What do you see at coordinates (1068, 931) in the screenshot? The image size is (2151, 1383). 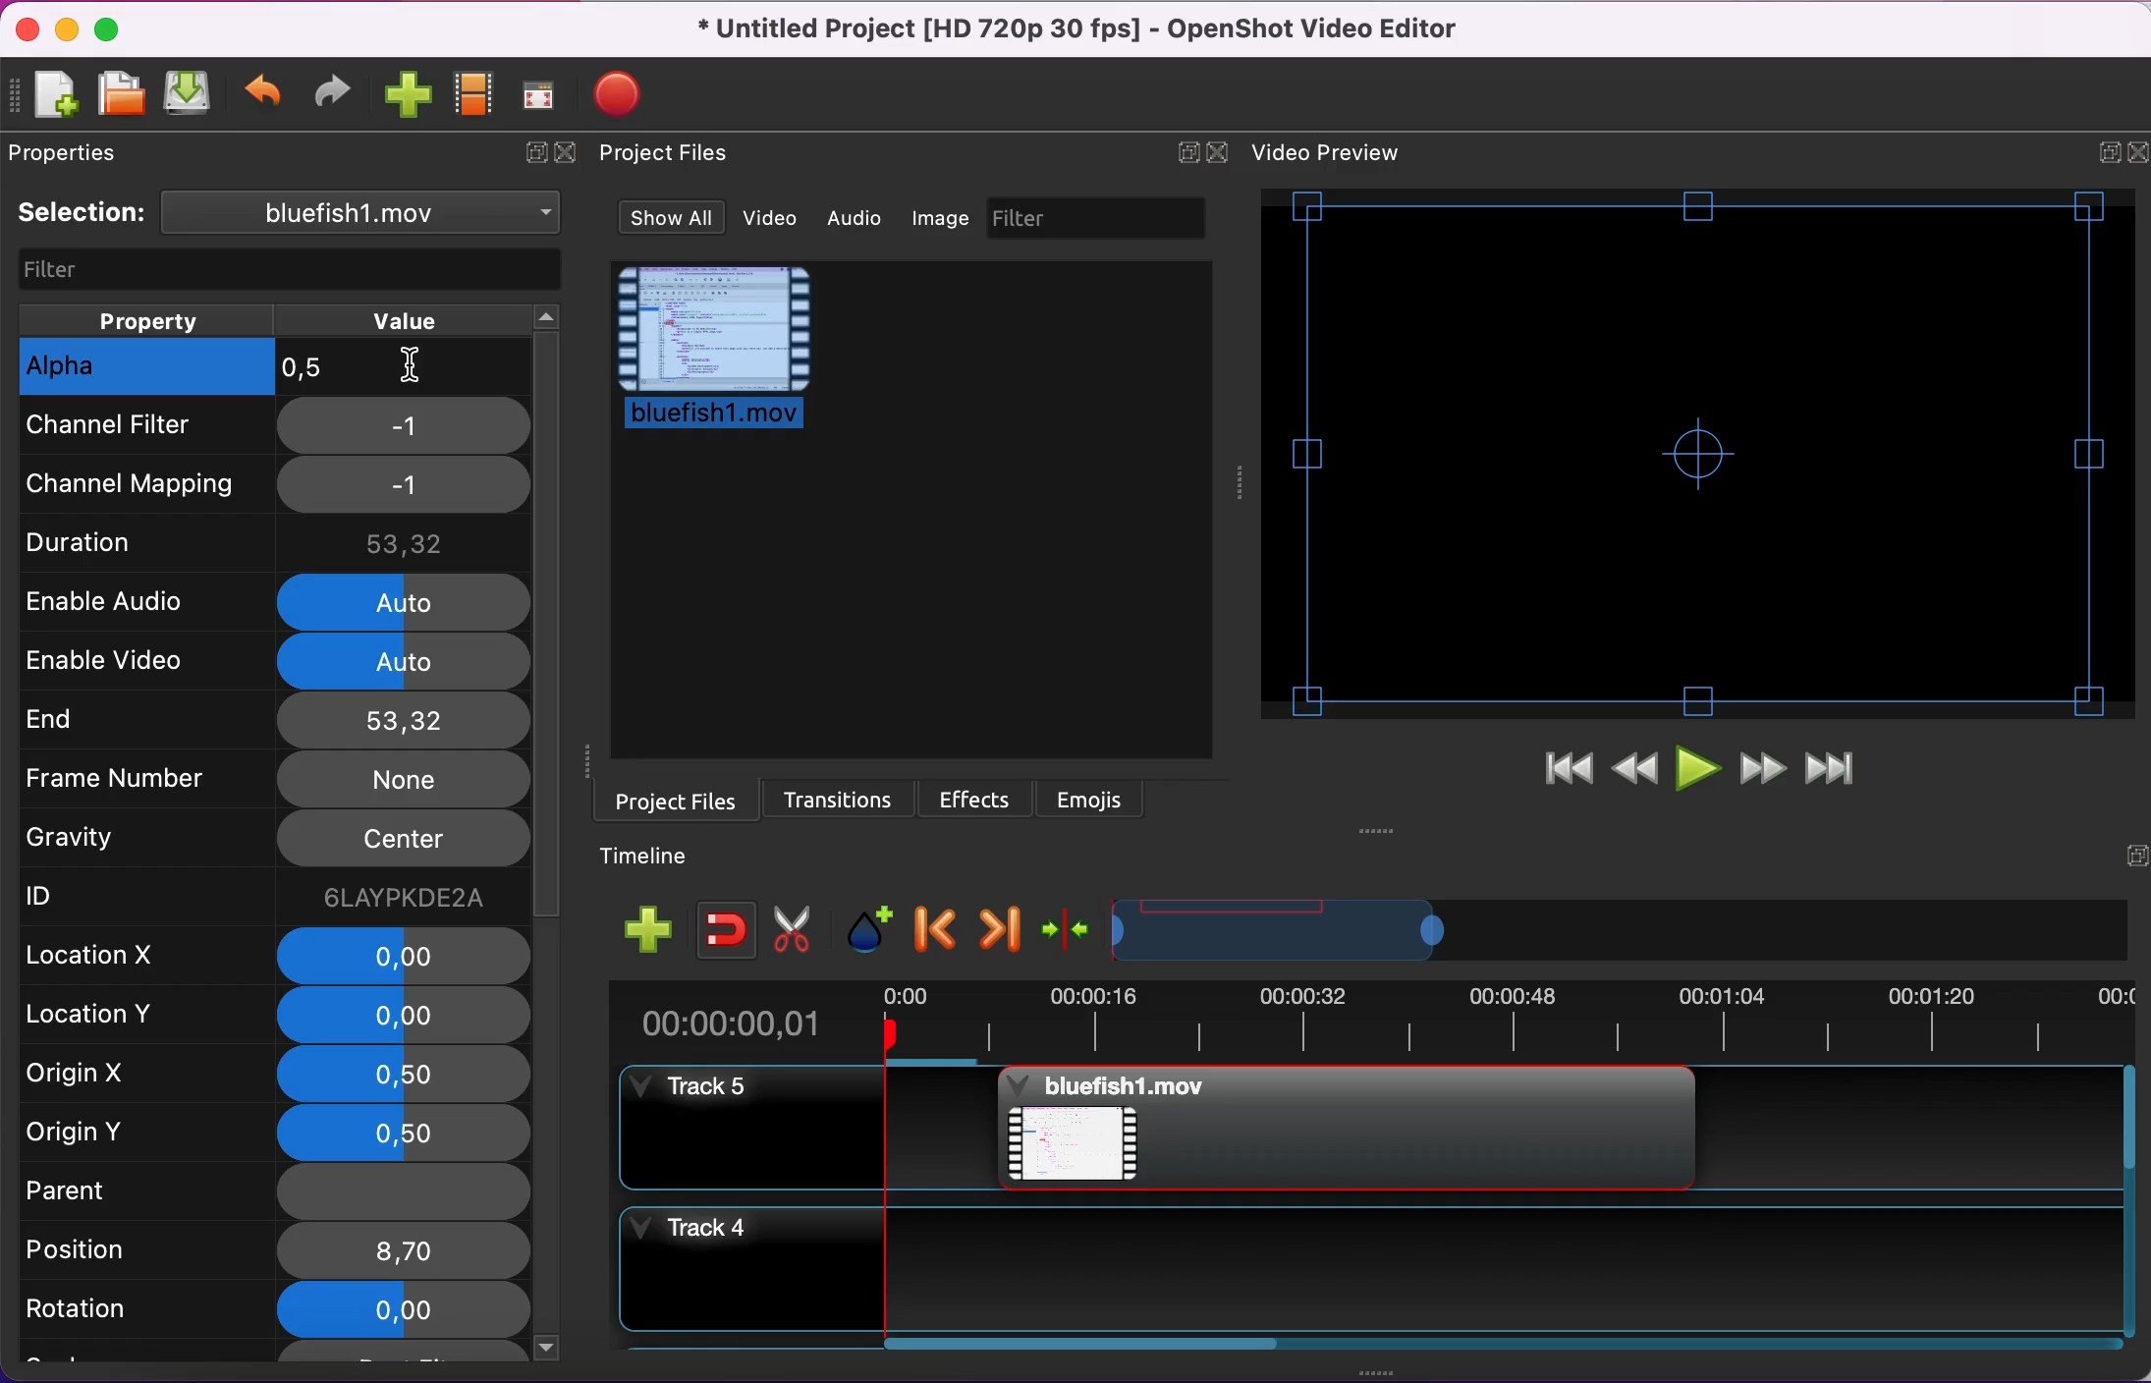 I see `center the timeline` at bounding box center [1068, 931].